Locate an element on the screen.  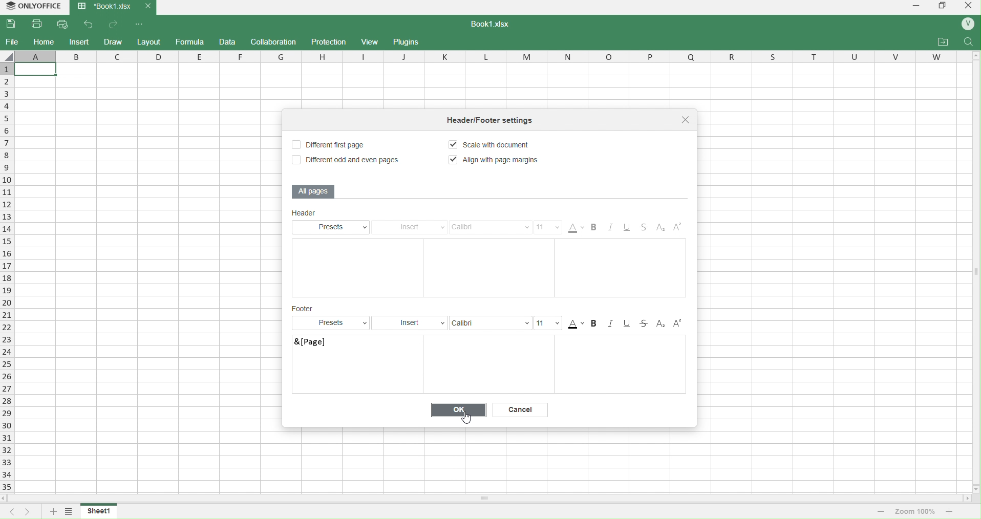
Underline is located at coordinates (631, 228).